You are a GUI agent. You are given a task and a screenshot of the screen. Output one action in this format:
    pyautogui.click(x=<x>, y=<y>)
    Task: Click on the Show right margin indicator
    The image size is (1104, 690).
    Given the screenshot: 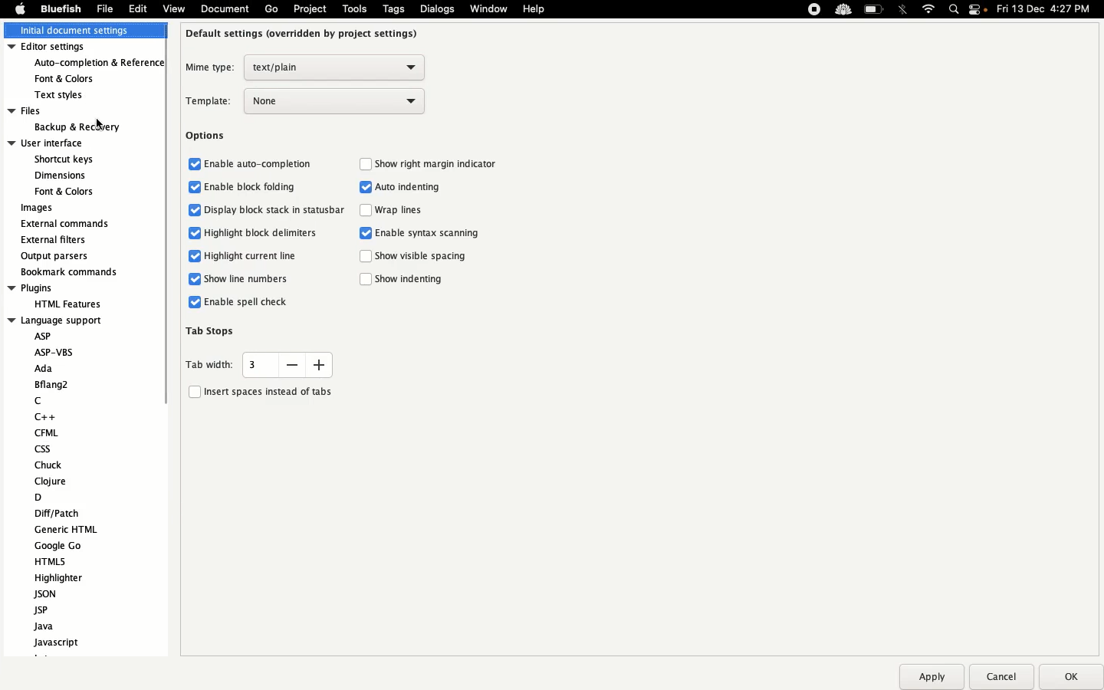 What is the action you would take?
    pyautogui.click(x=432, y=163)
    